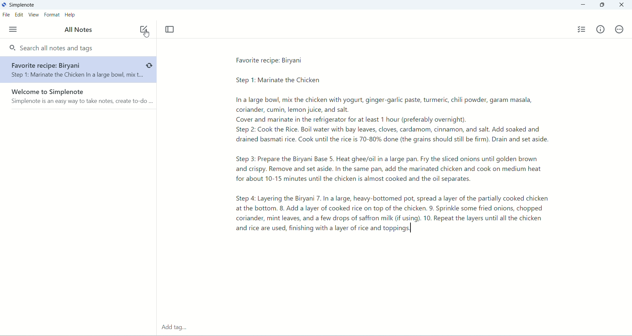 Image resolution: width=632 pixels, height=336 pixels. Describe the element at coordinates (395, 147) in the screenshot. I see `favorite recipe` at that location.